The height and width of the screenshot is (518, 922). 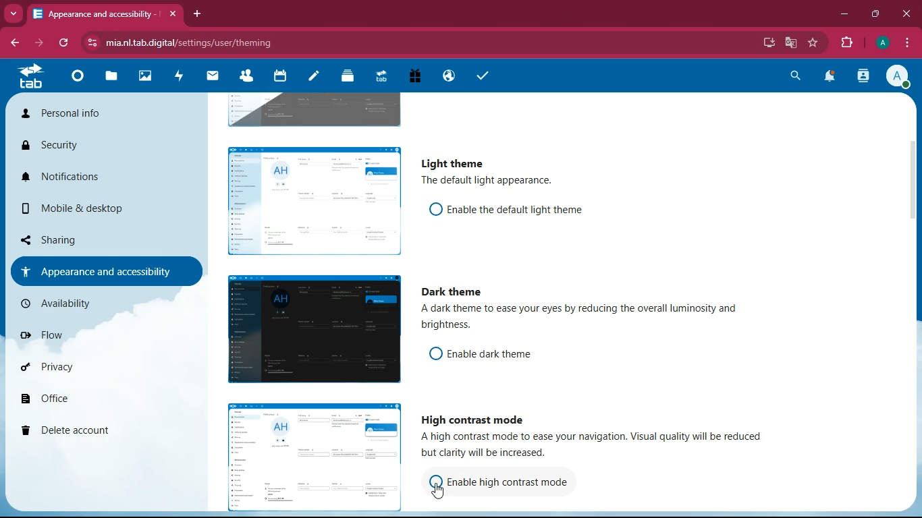 I want to click on light theme, so click(x=450, y=163).